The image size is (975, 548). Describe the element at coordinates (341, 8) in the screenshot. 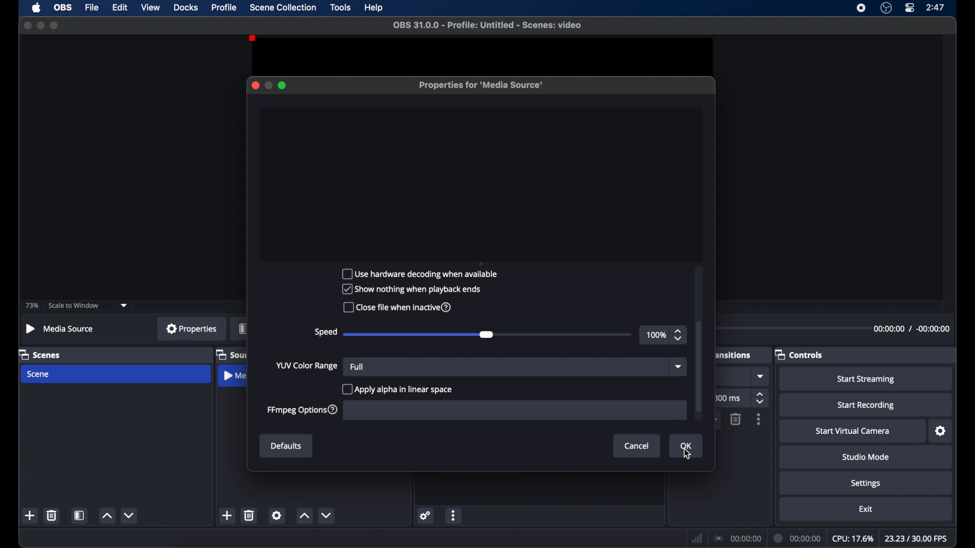

I see `tools` at that location.